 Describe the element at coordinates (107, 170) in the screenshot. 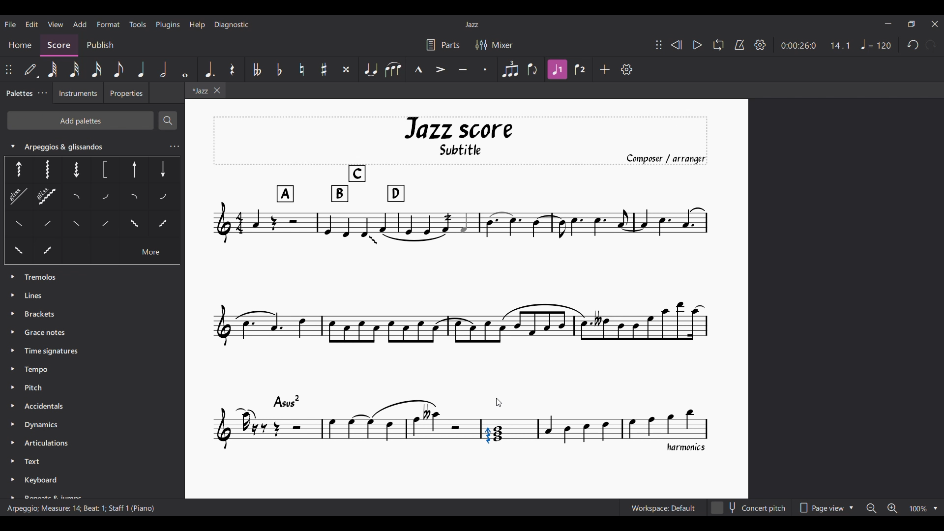

I see `` at that location.